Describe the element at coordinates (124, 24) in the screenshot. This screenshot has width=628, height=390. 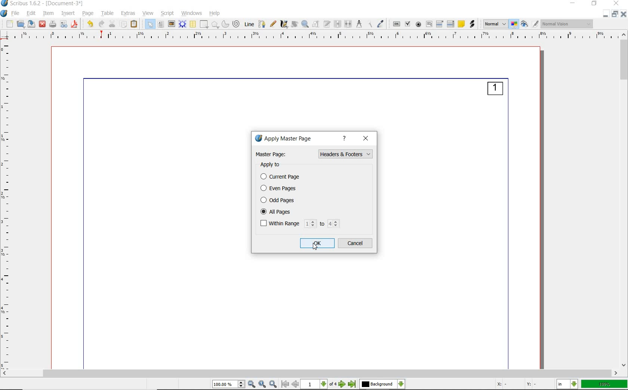
I see `copy` at that location.